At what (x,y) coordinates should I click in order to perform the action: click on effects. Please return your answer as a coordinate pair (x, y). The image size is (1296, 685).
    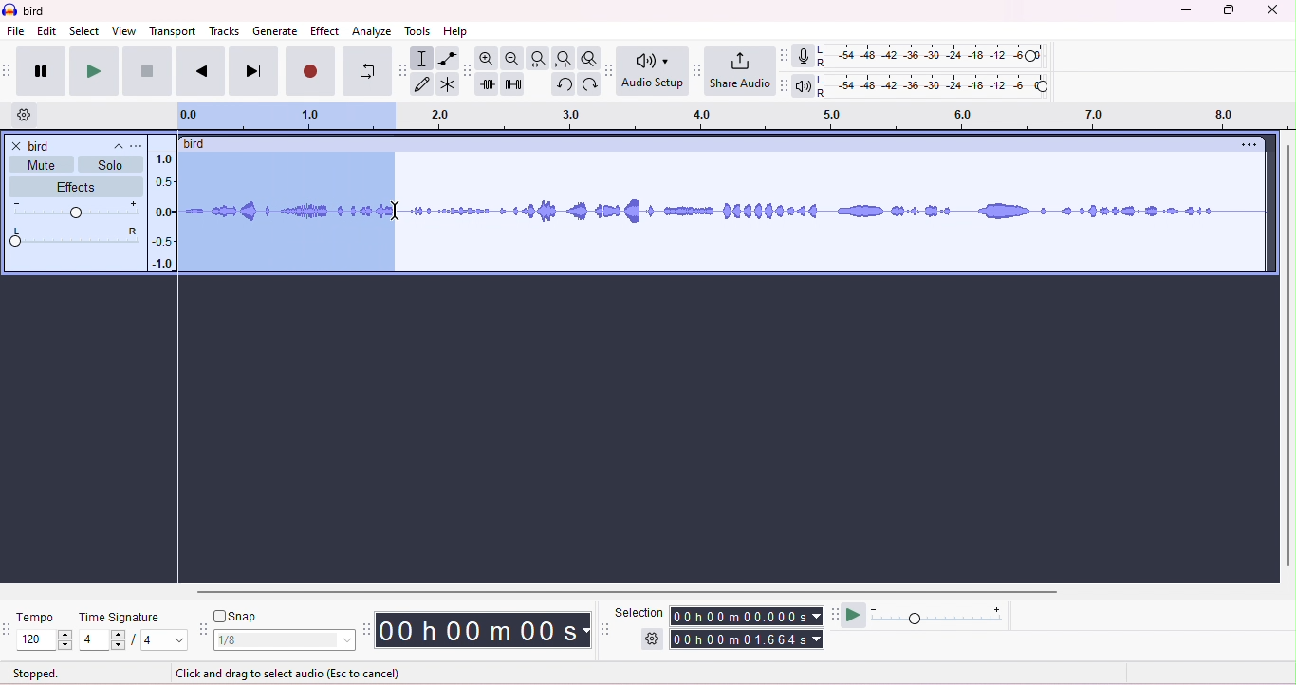
    Looking at the image, I should click on (74, 187).